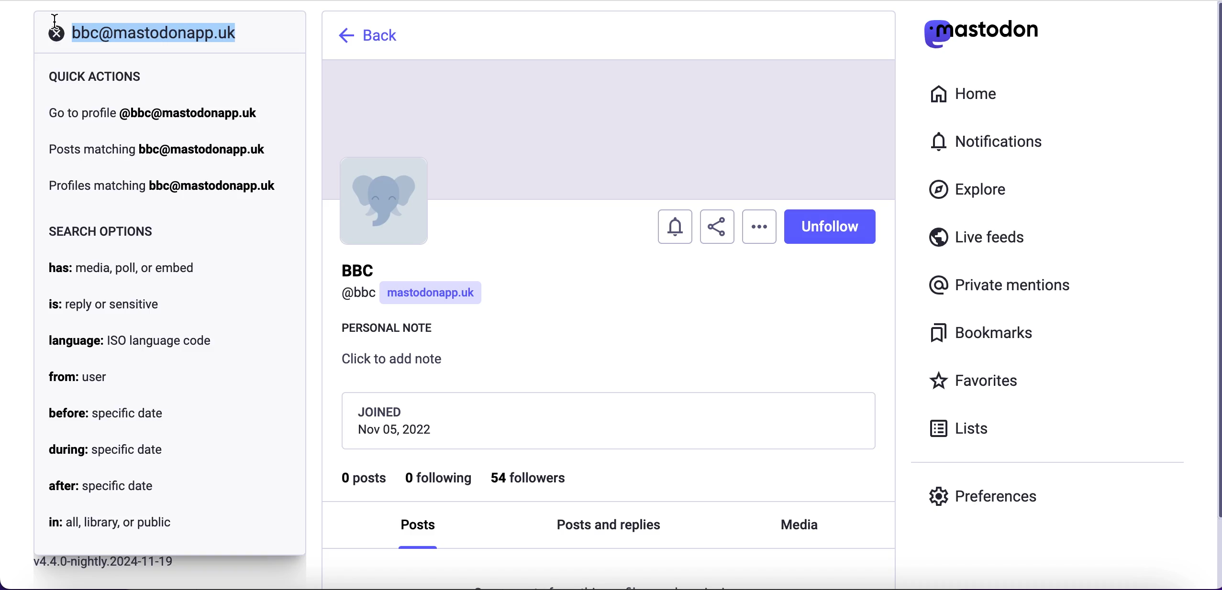  What do you see at coordinates (676, 224) in the screenshot?
I see `turn notifications on` at bounding box center [676, 224].